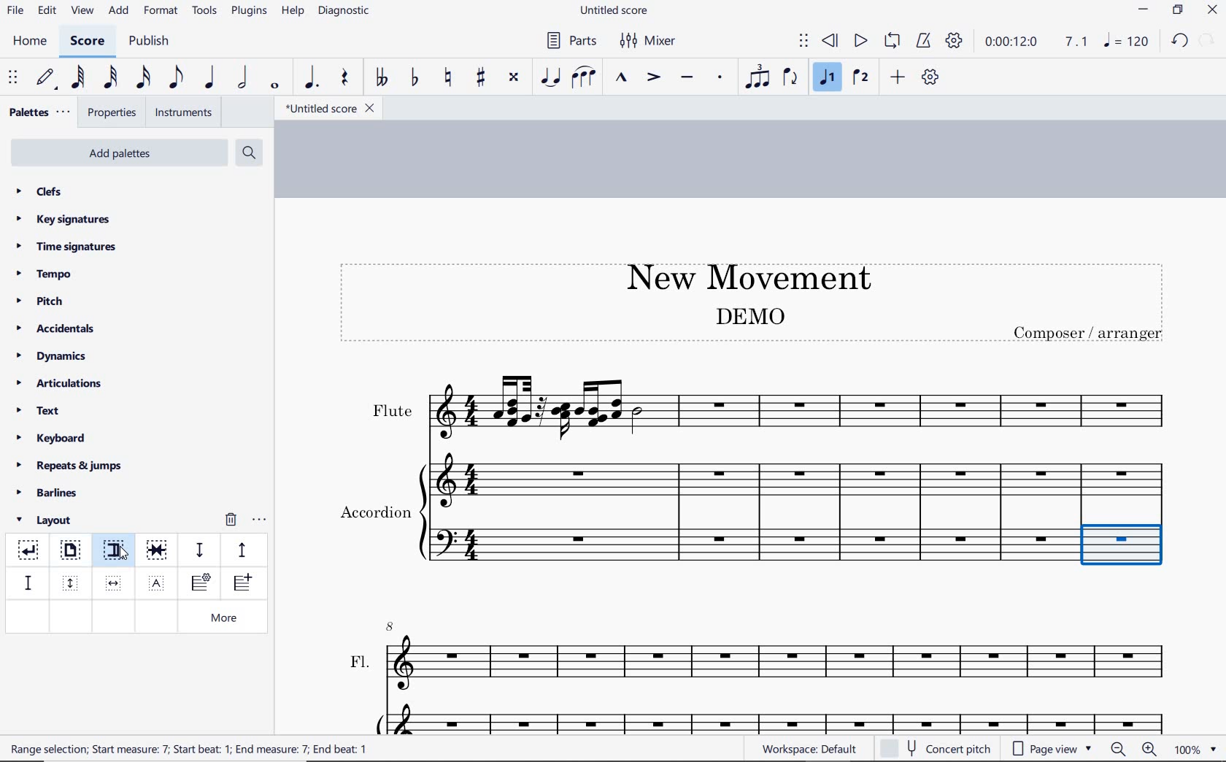 The width and height of the screenshot is (1226, 762). What do you see at coordinates (240, 585) in the screenshot?
I see `insert one measure before selection` at bounding box center [240, 585].